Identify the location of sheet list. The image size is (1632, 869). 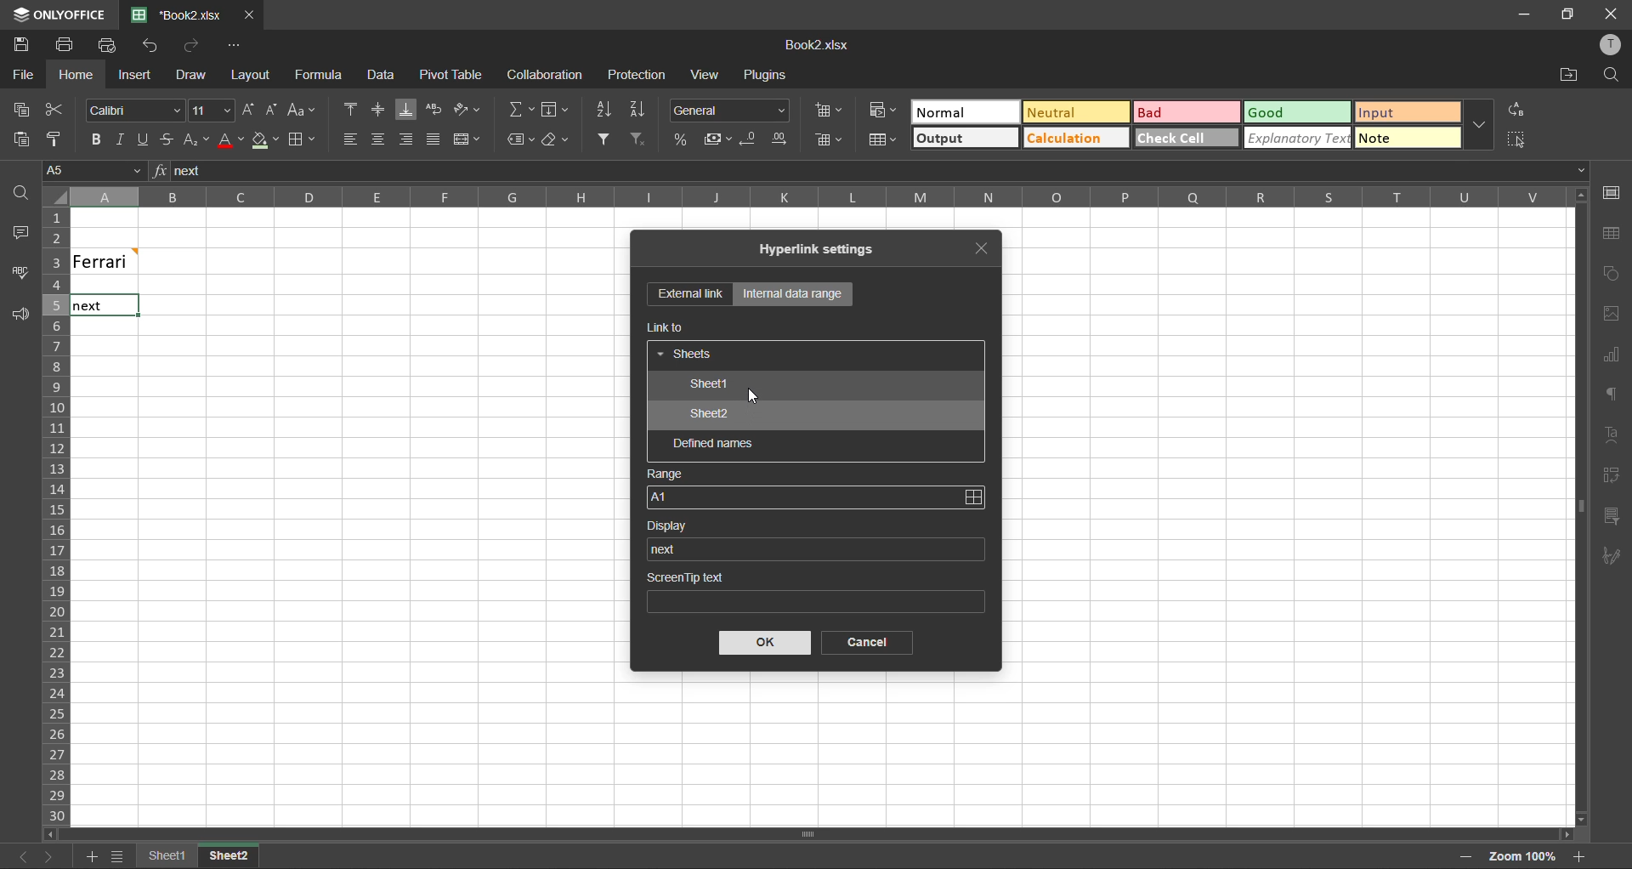
(120, 856).